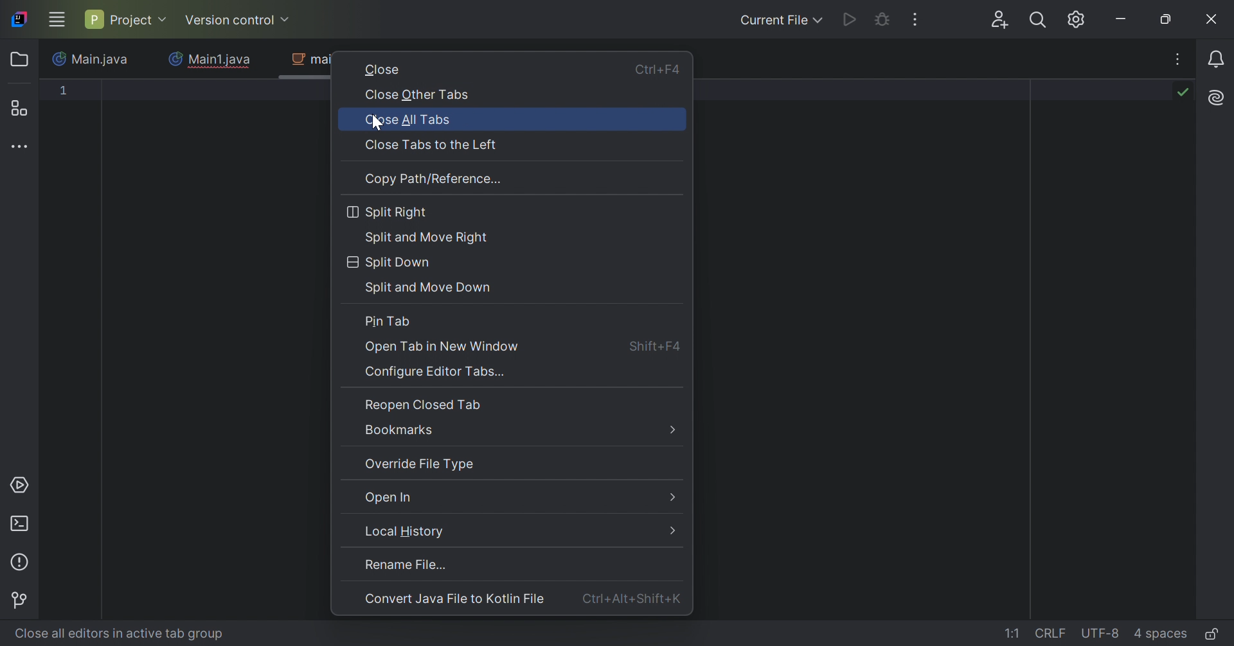  Describe the element at coordinates (657, 69) in the screenshot. I see `Ctrl+F4` at that location.